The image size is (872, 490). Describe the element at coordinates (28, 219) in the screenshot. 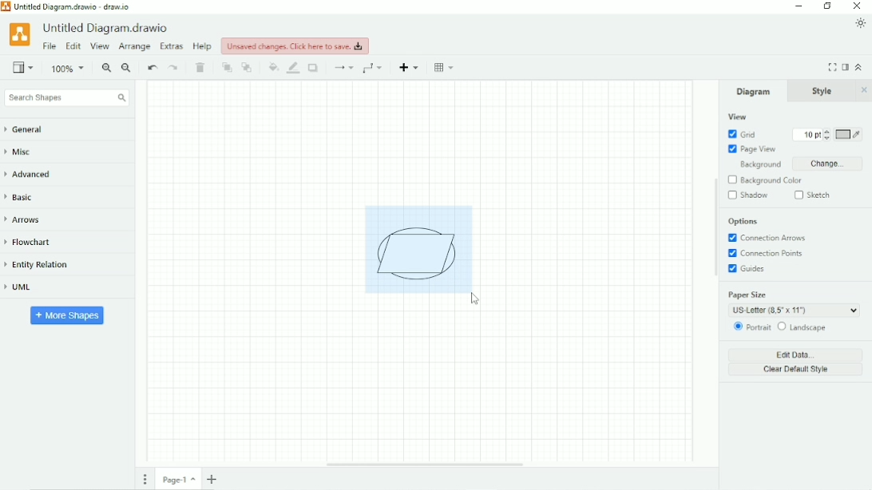

I see `Arrows` at that location.